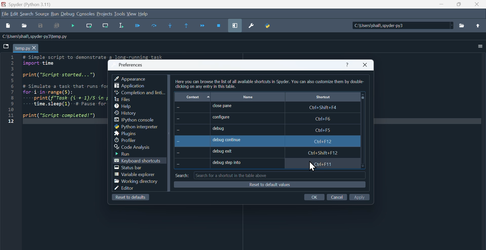 Image resolution: width=486 pixels, height=250 pixels. Describe the element at coordinates (322, 97) in the screenshot. I see `shortcut column` at that location.